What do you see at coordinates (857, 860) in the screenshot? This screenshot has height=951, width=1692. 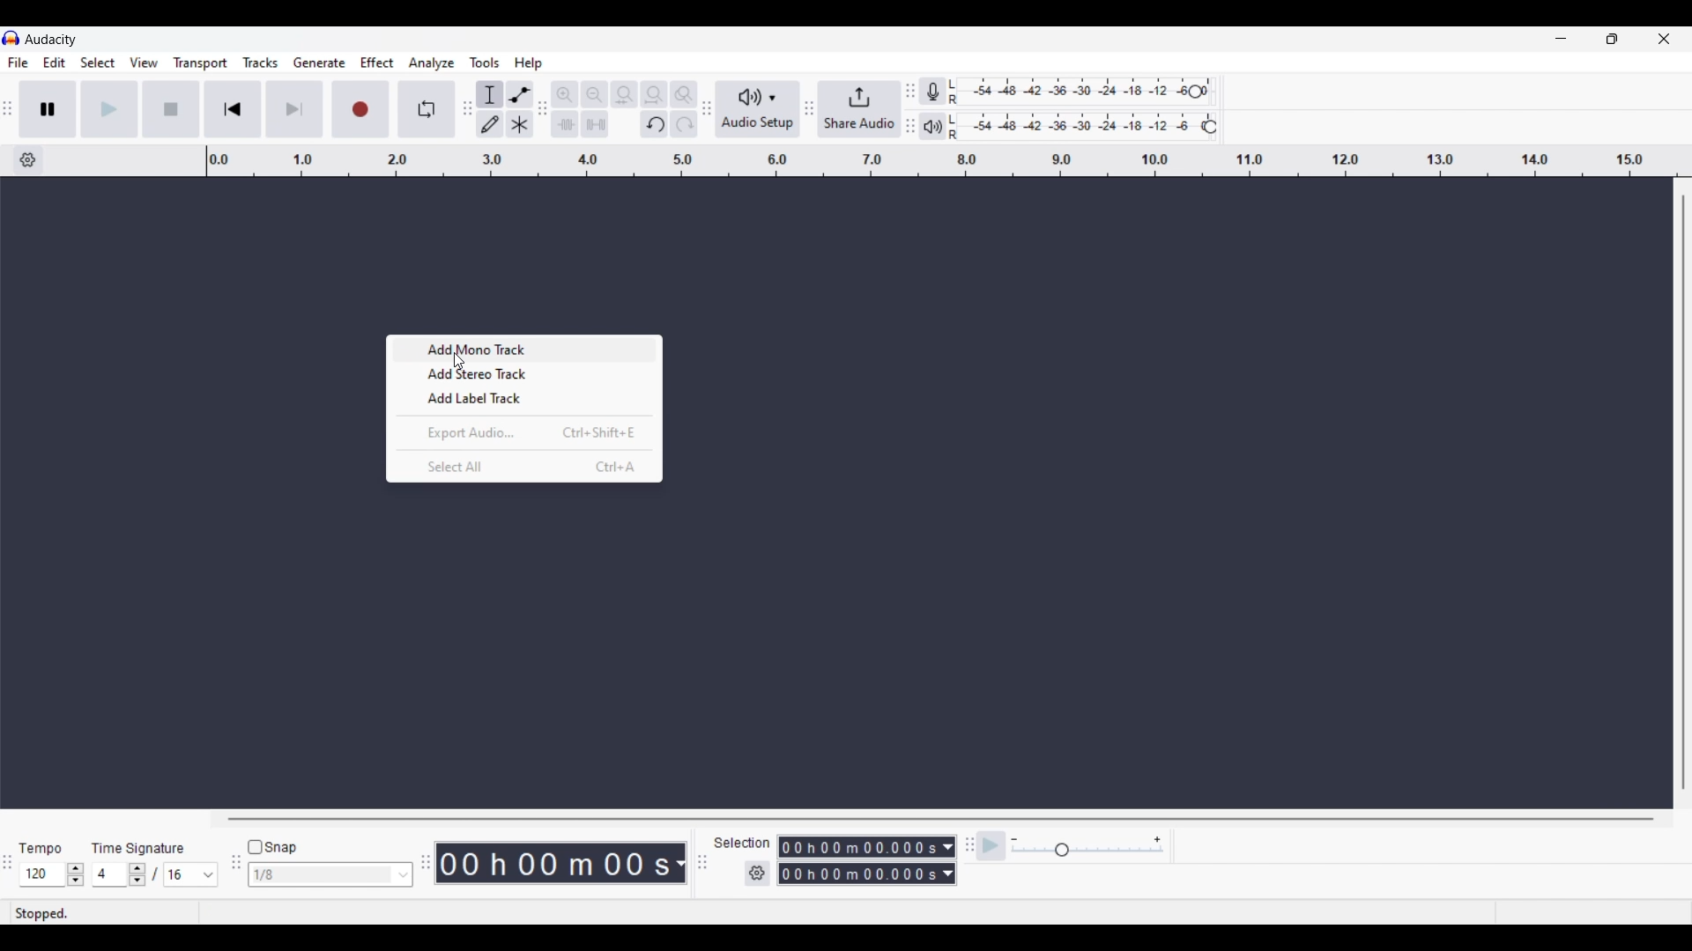 I see `Recording duration` at bounding box center [857, 860].